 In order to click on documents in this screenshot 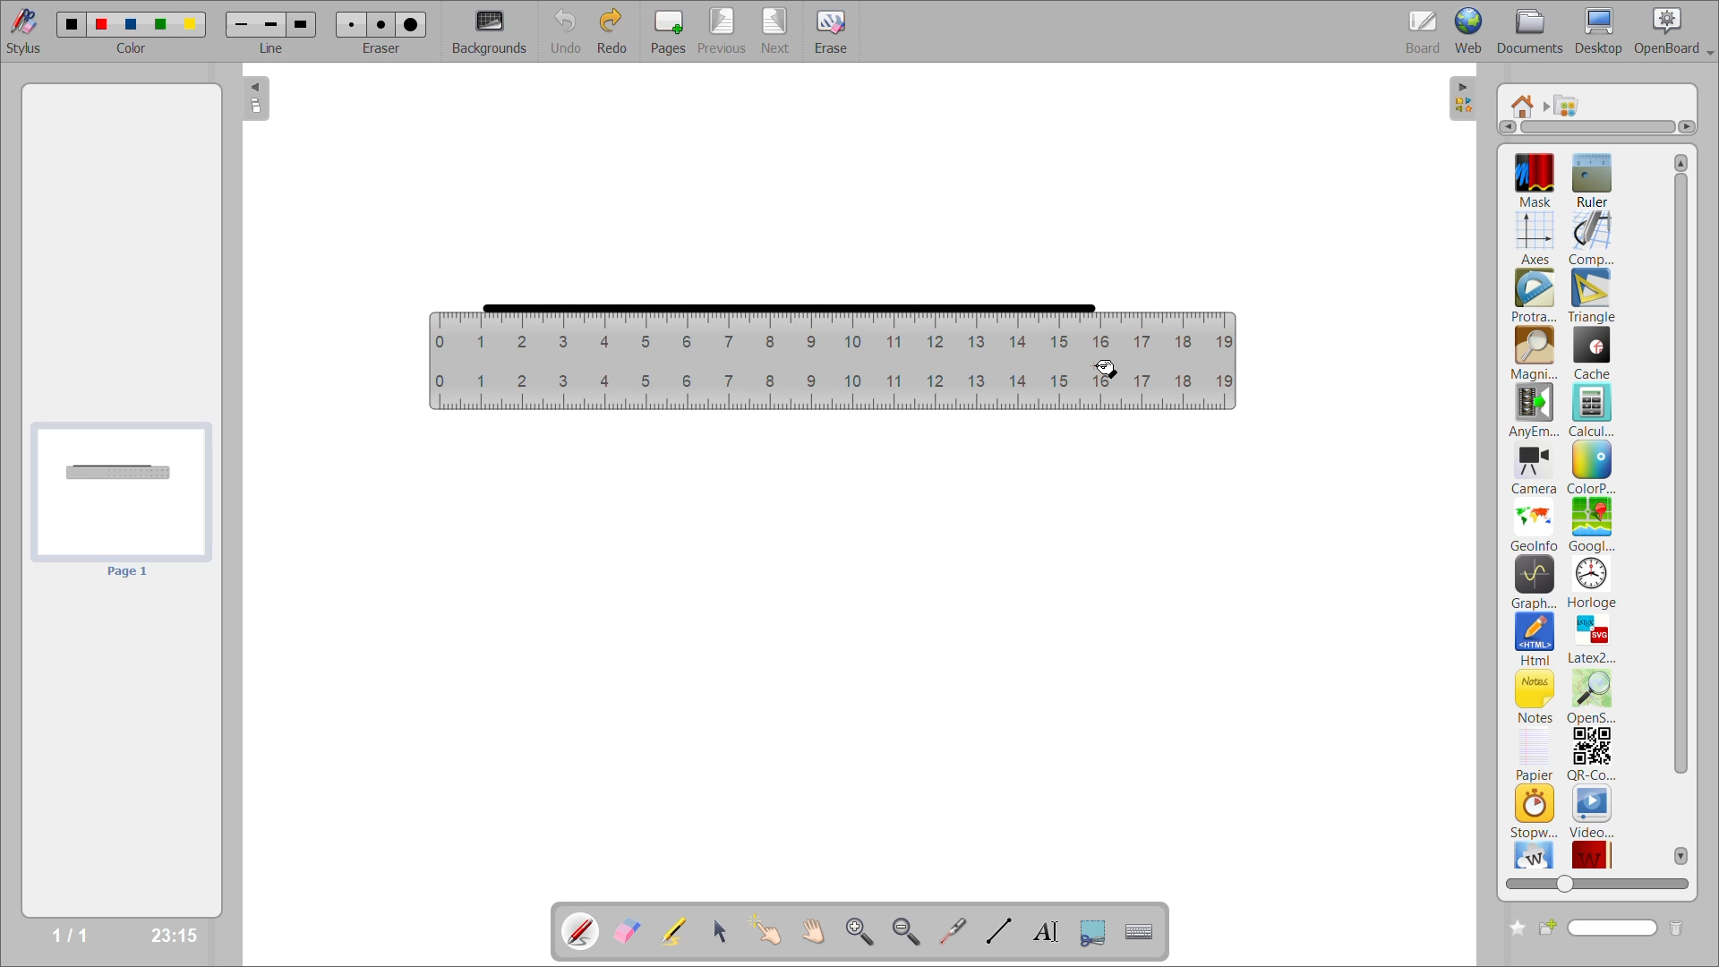, I will do `click(1532, 32)`.